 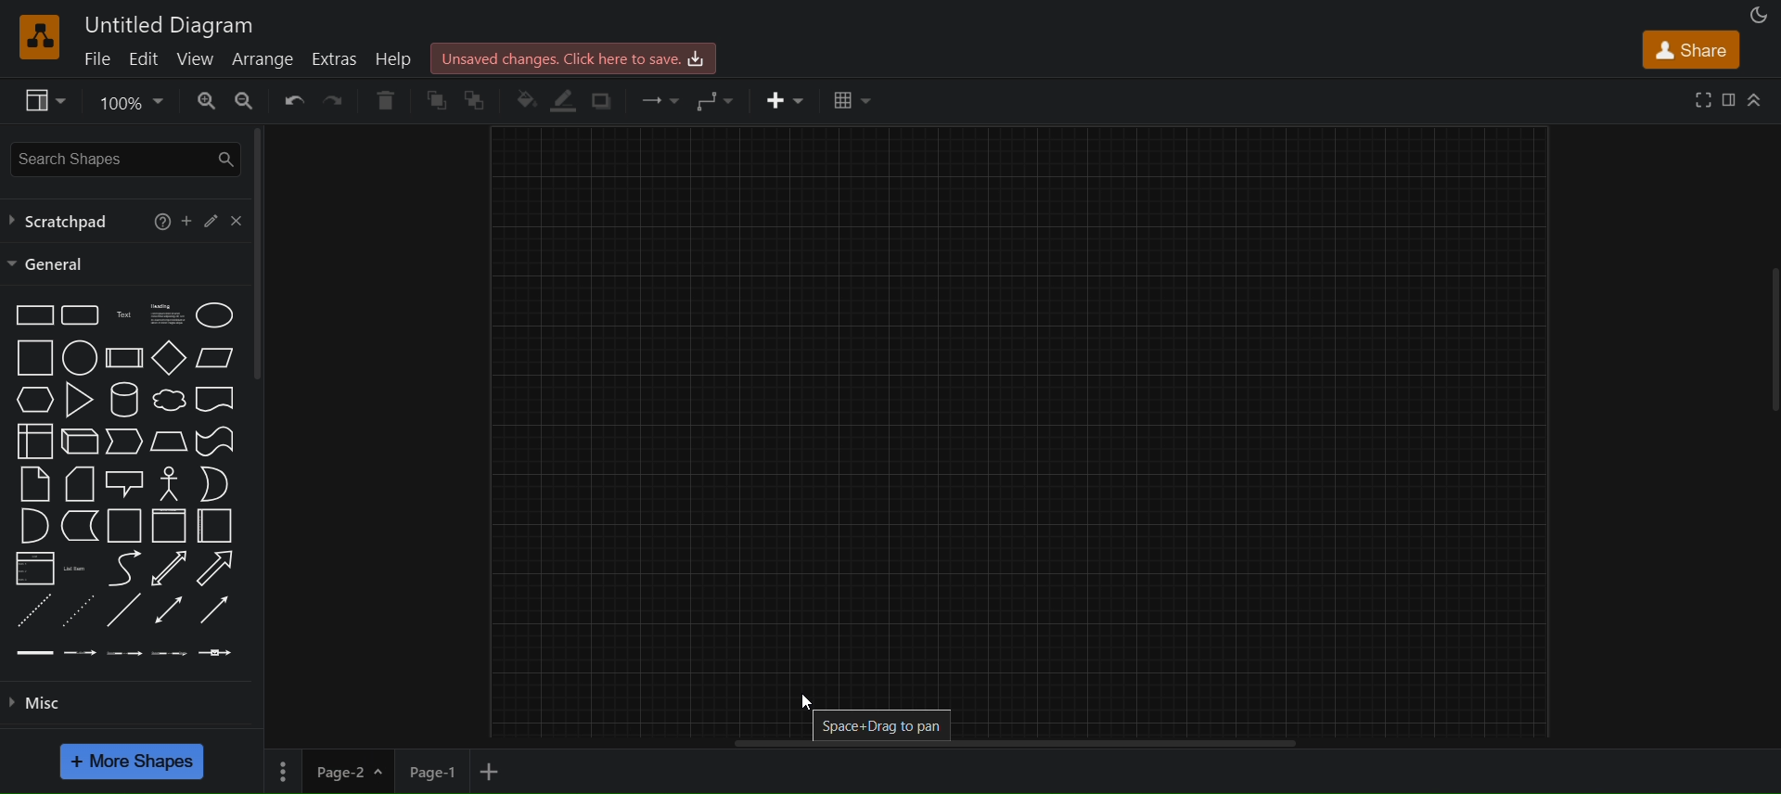 I want to click on vertical scrollbar, so click(x=1773, y=339).